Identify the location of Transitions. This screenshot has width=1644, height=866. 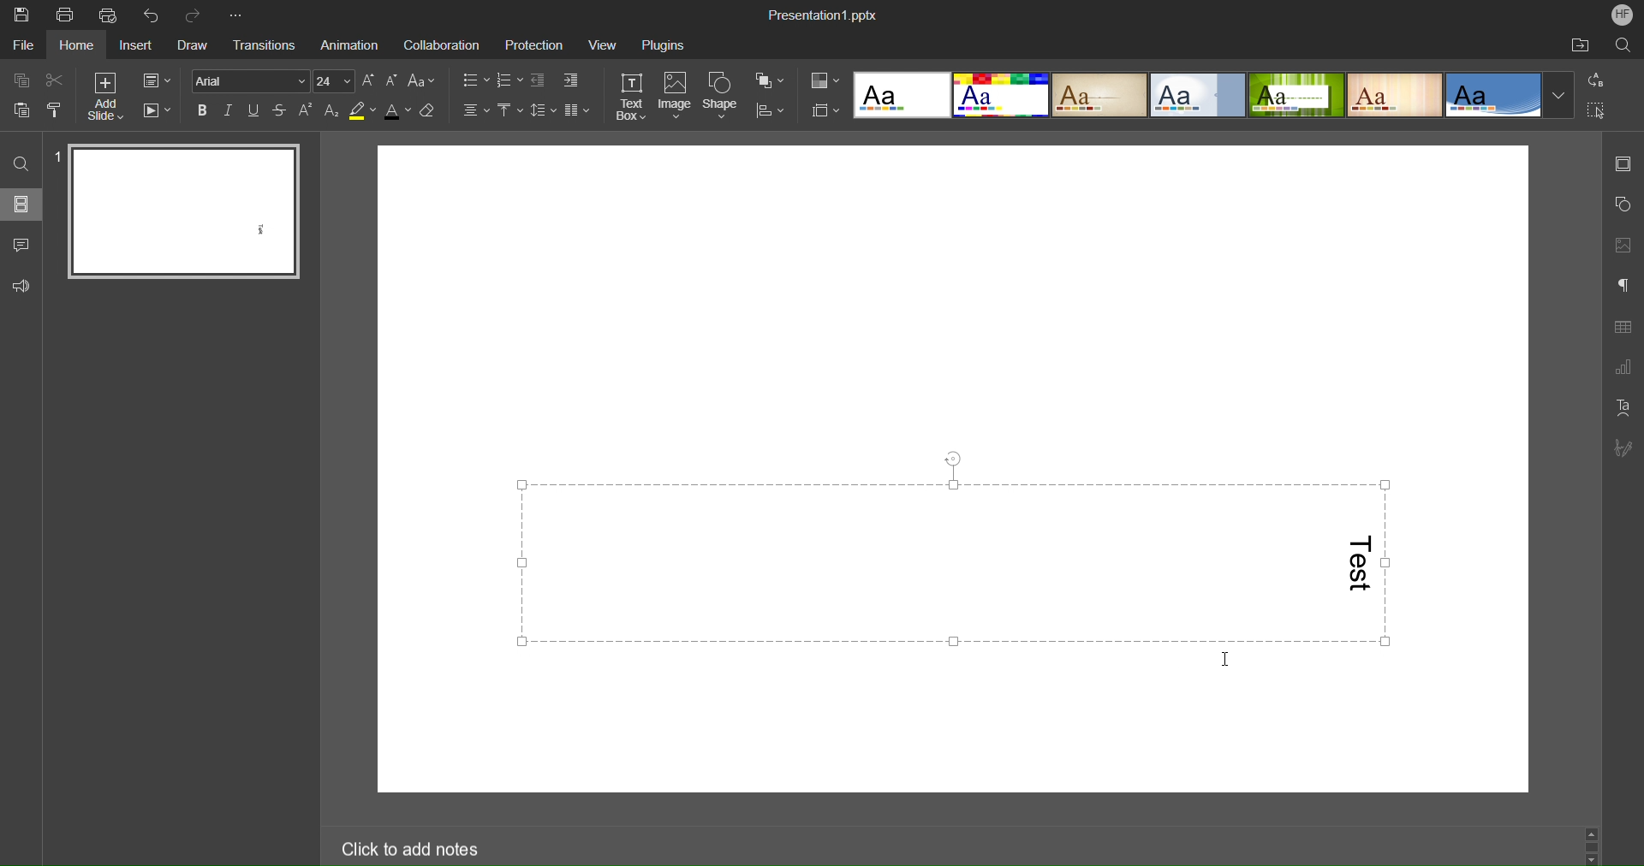
(269, 45).